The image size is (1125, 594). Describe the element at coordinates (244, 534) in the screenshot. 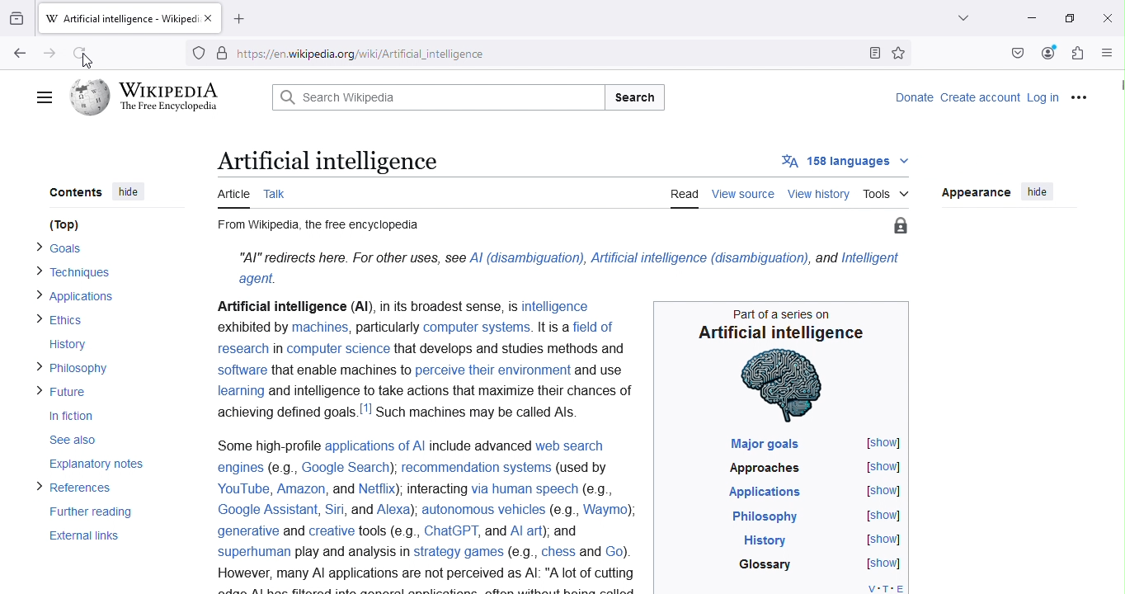

I see `generative` at that location.